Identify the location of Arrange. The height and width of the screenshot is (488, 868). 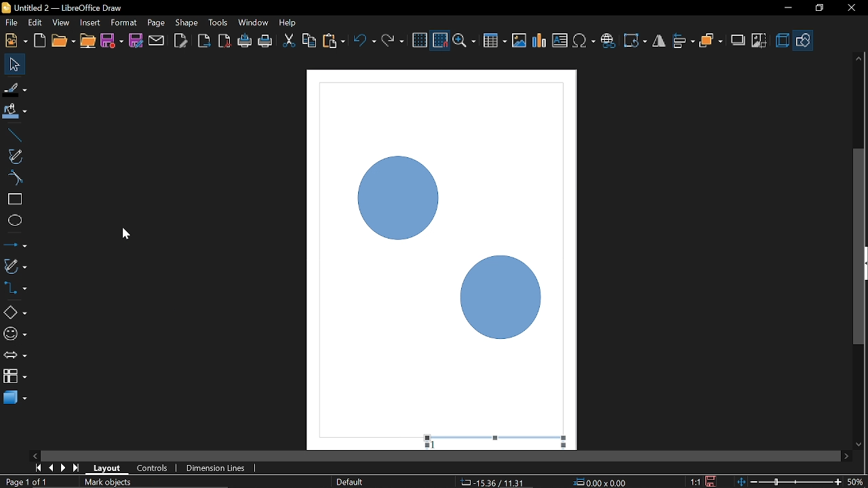
(711, 41).